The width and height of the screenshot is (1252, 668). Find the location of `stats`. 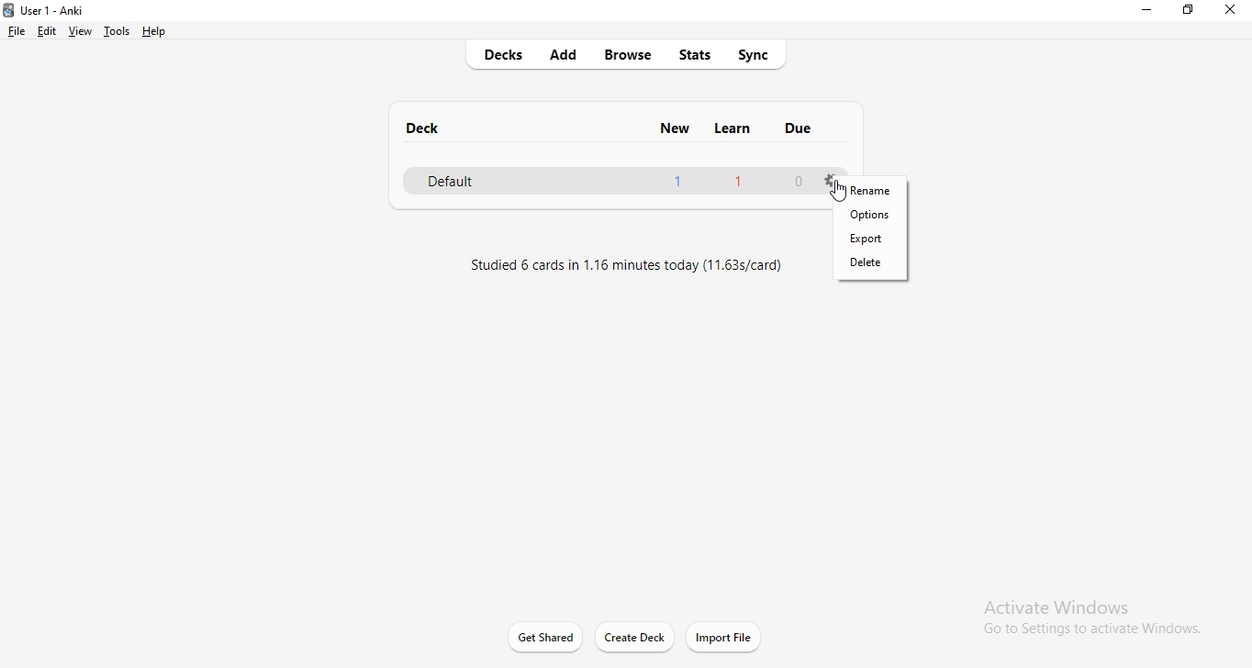

stats is located at coordinates (695, 54).